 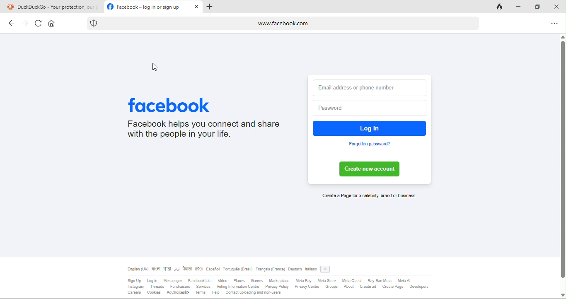 What do you see at coordinates (155, 66) in the screenshot?
I see `cursor` at bounding box center [155, 66].